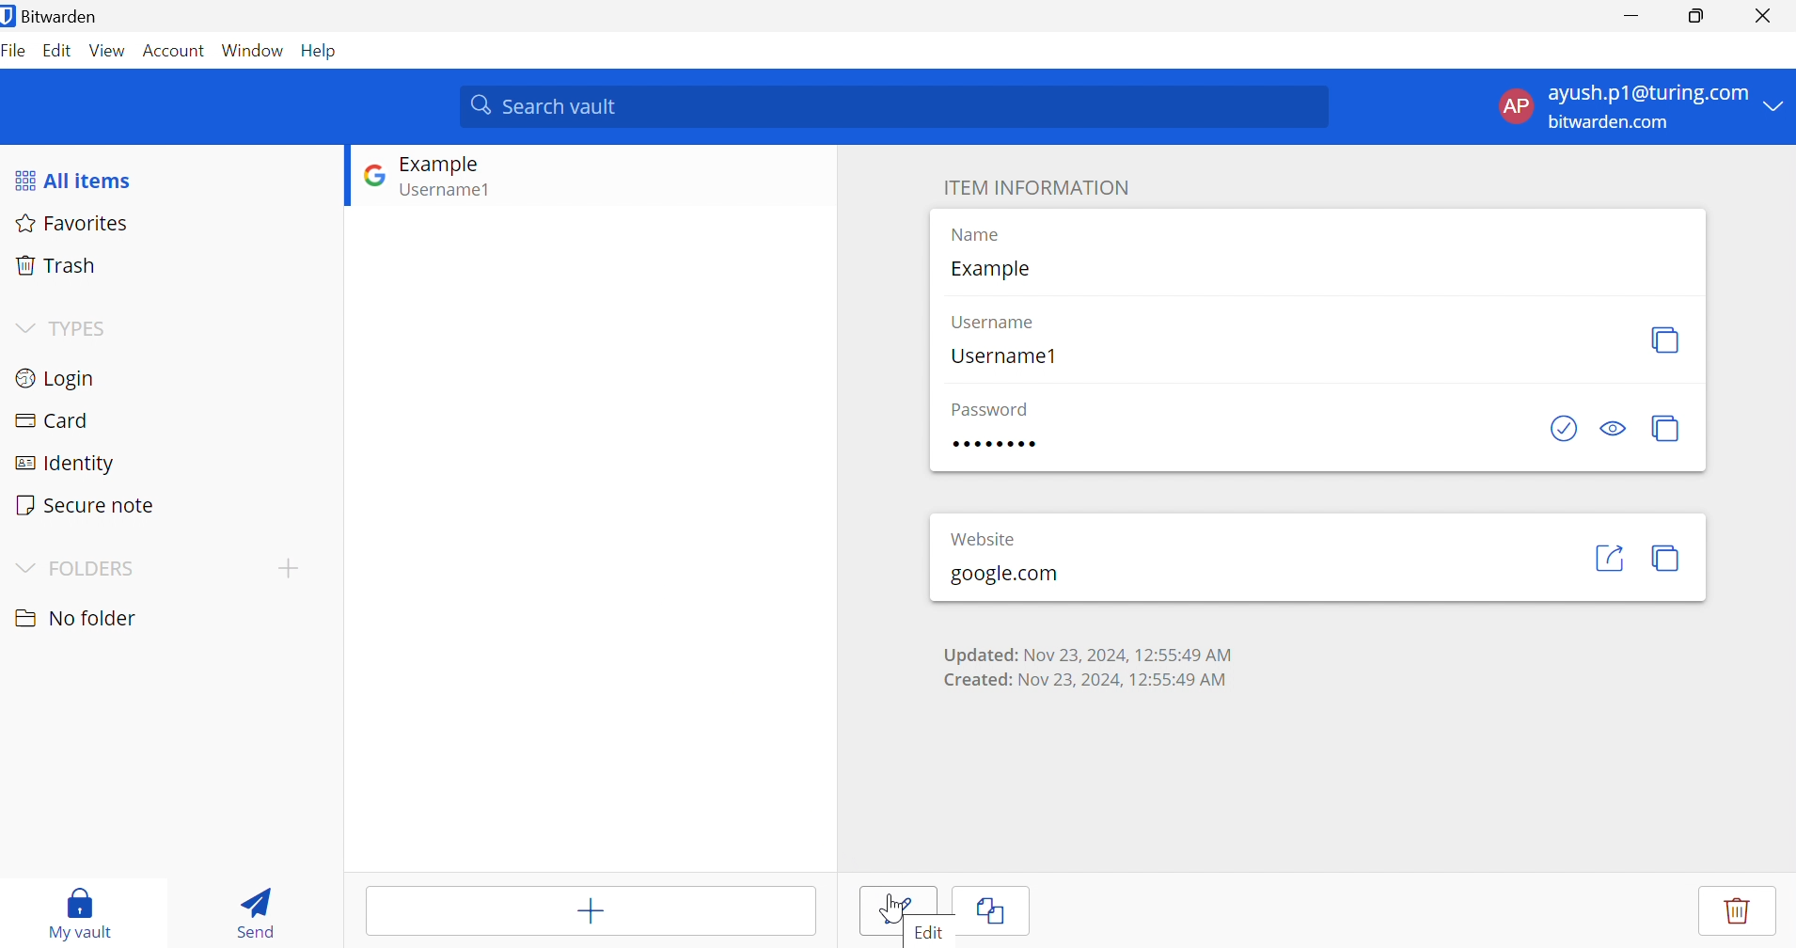 The height and width of the screenshot is (948, 1796). What do you see at coordinates (896, 910) in the screenshot?
I see `CURSOR` at bounding box center [896, 910].